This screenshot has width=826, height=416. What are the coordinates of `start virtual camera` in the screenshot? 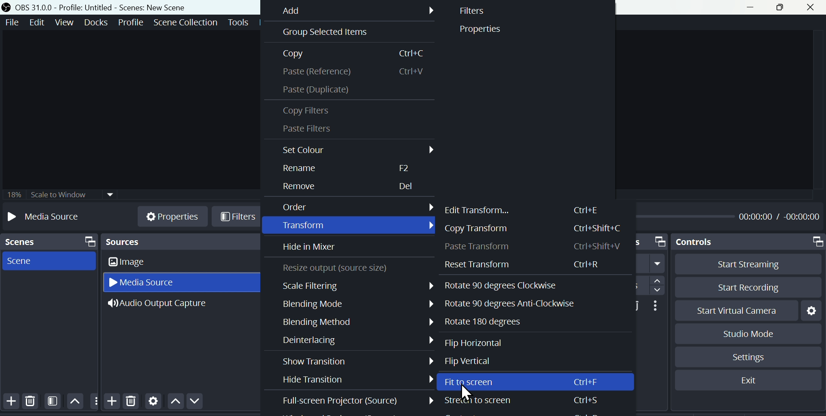 It's located at (732, 310).